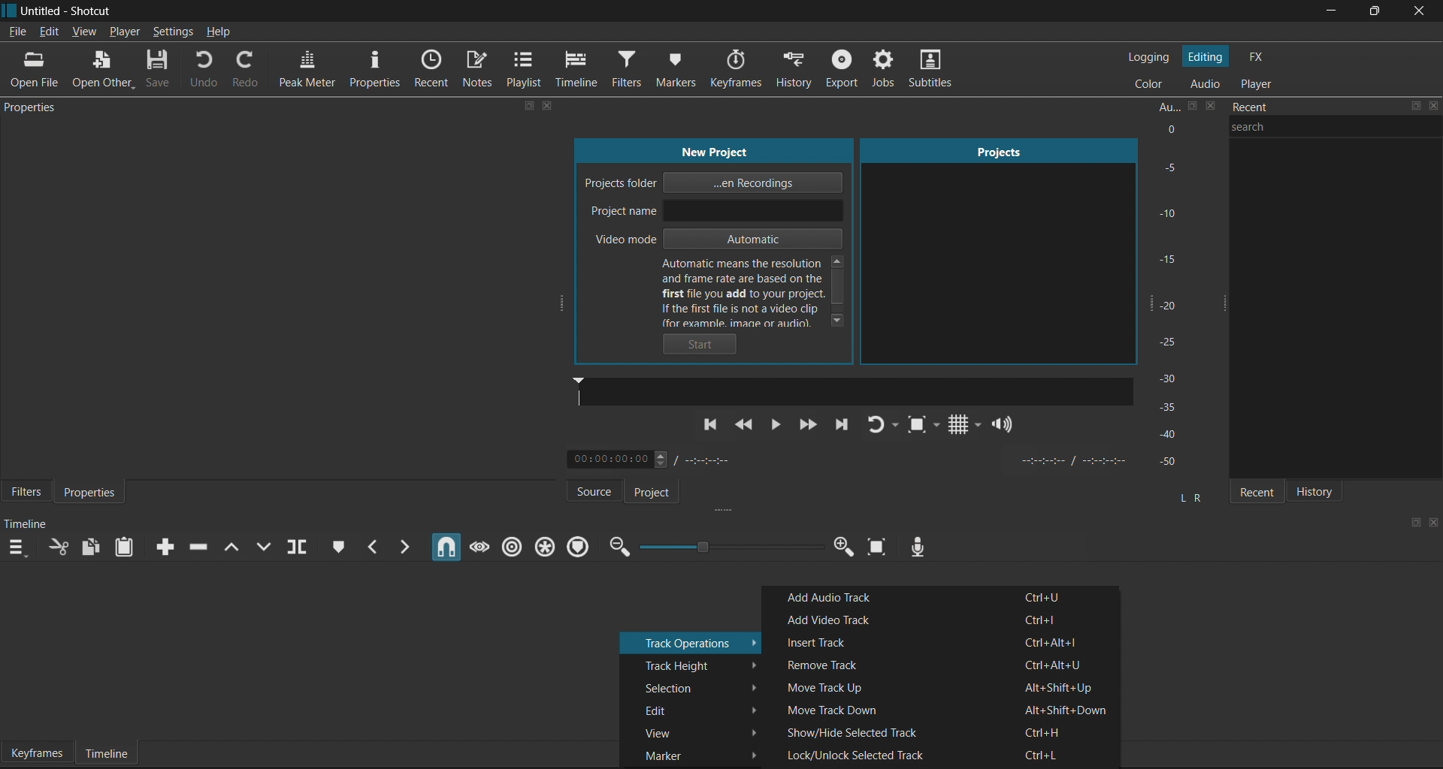 The height and width of the screenshot is (769, 1443). What do you see at coordinates (1206, 57) in the screenshot?
I see `Editing` at bounding box center [1206, 57].